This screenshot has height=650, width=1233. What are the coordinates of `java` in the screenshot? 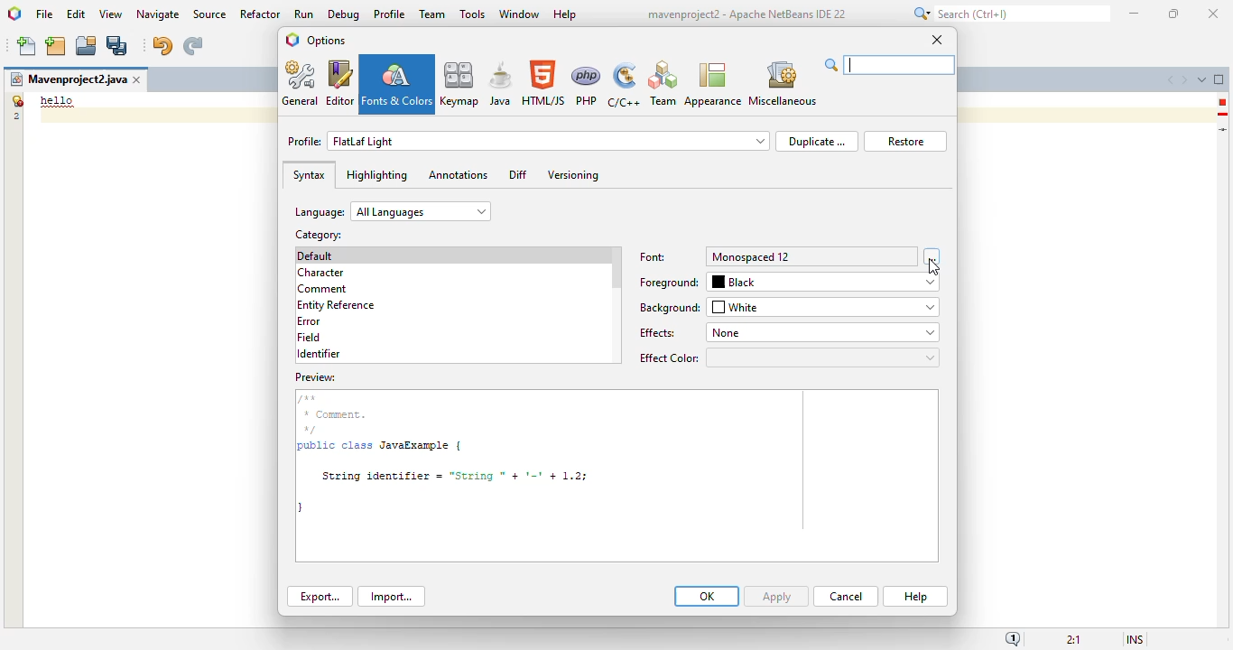 It's located at (501, 83).